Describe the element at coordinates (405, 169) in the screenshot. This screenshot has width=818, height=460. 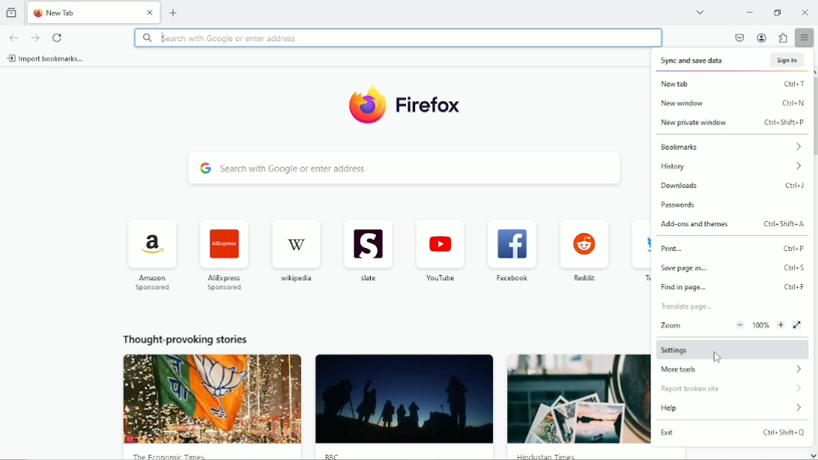
I see `Search with Google or enter address` at that location.